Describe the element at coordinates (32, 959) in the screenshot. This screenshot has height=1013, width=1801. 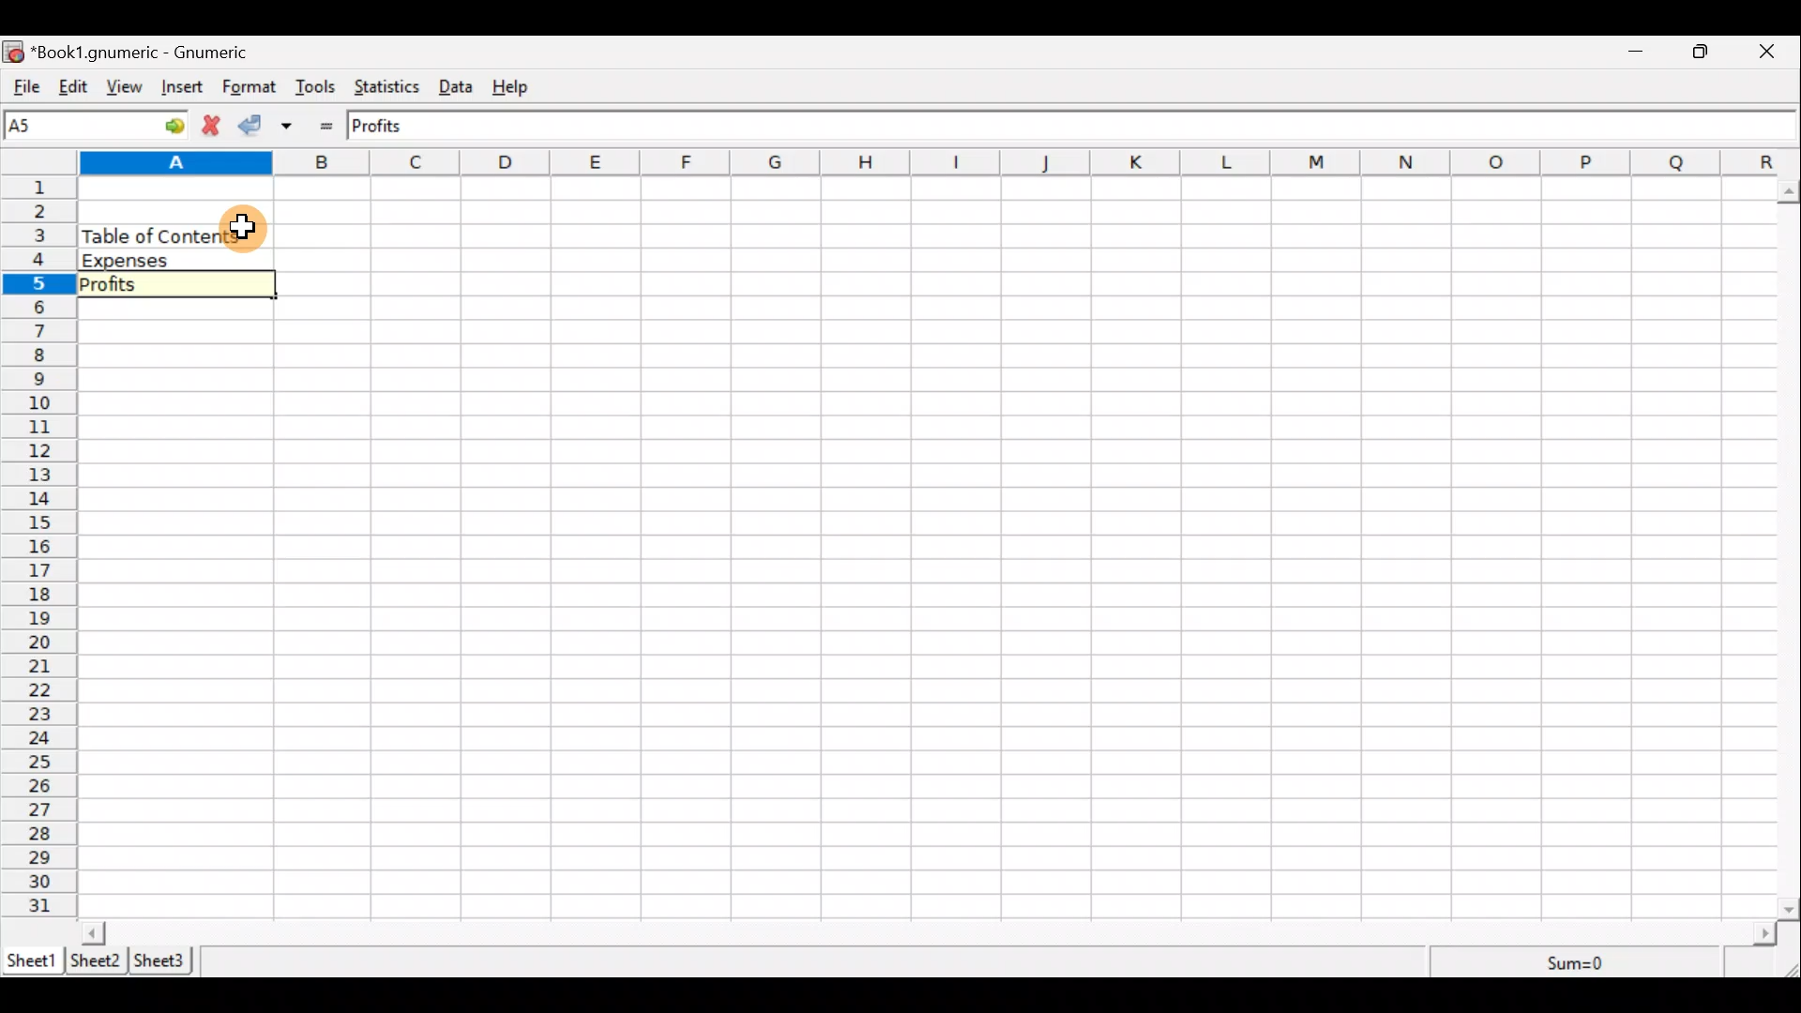
I see `Sheet 1` at that location.